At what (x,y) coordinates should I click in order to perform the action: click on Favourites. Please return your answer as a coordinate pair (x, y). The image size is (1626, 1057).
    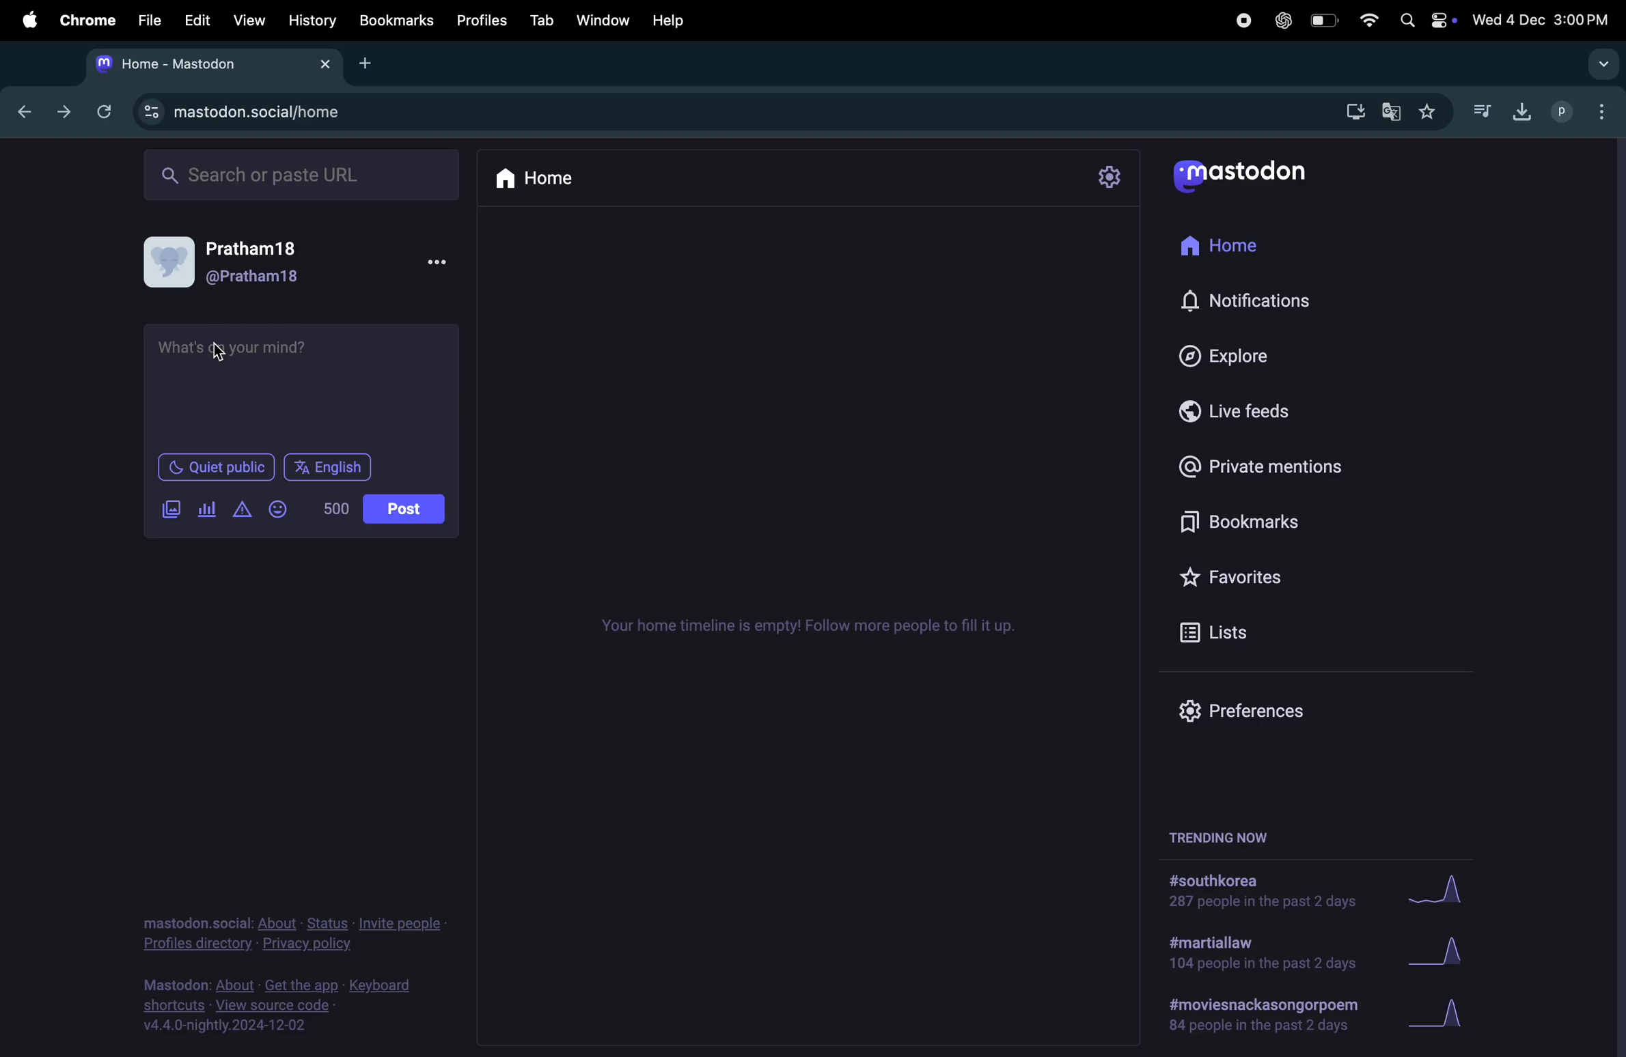
    Looking at the image, I should click on (1254, 578).